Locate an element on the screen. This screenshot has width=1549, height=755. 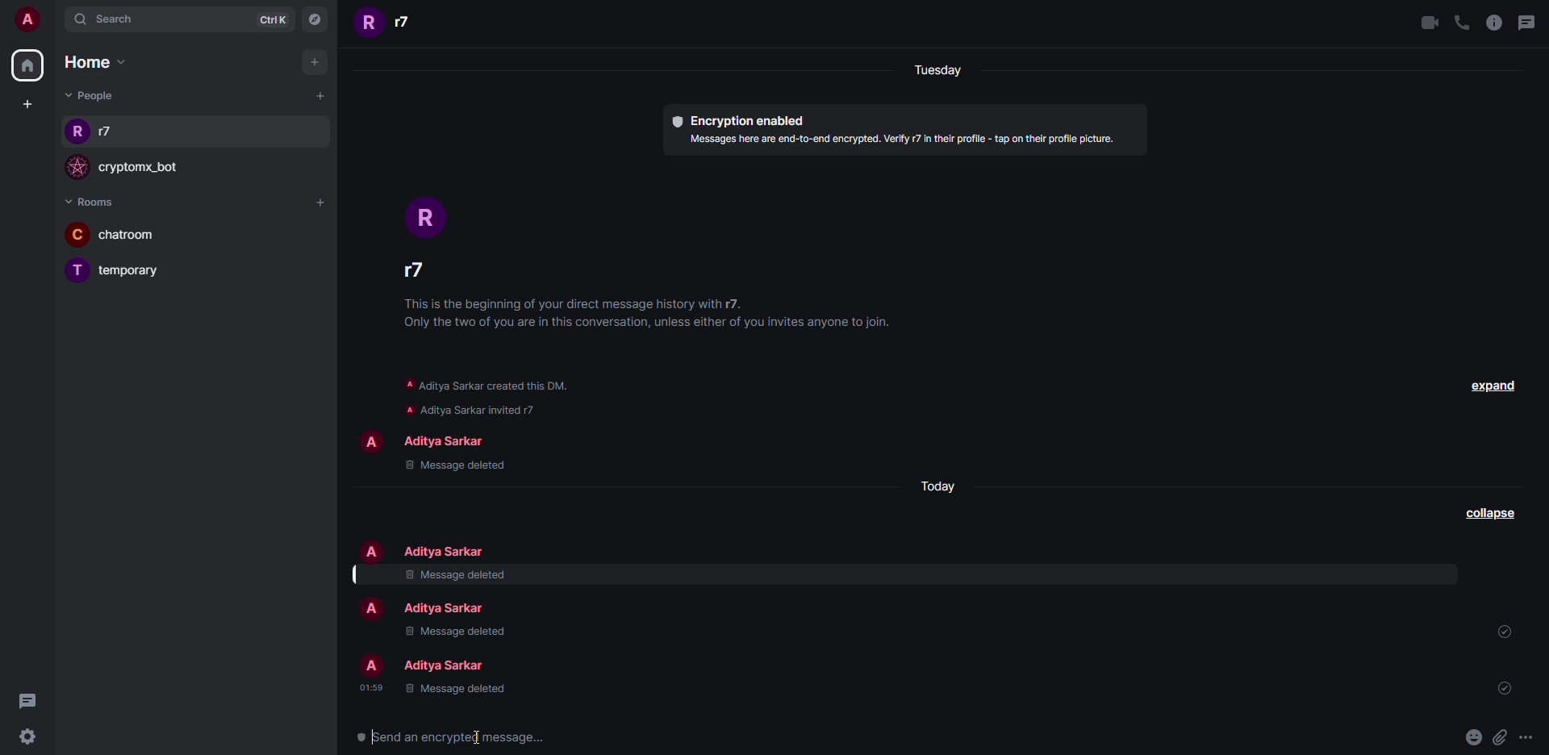
add is located at coordinates (314, 62).